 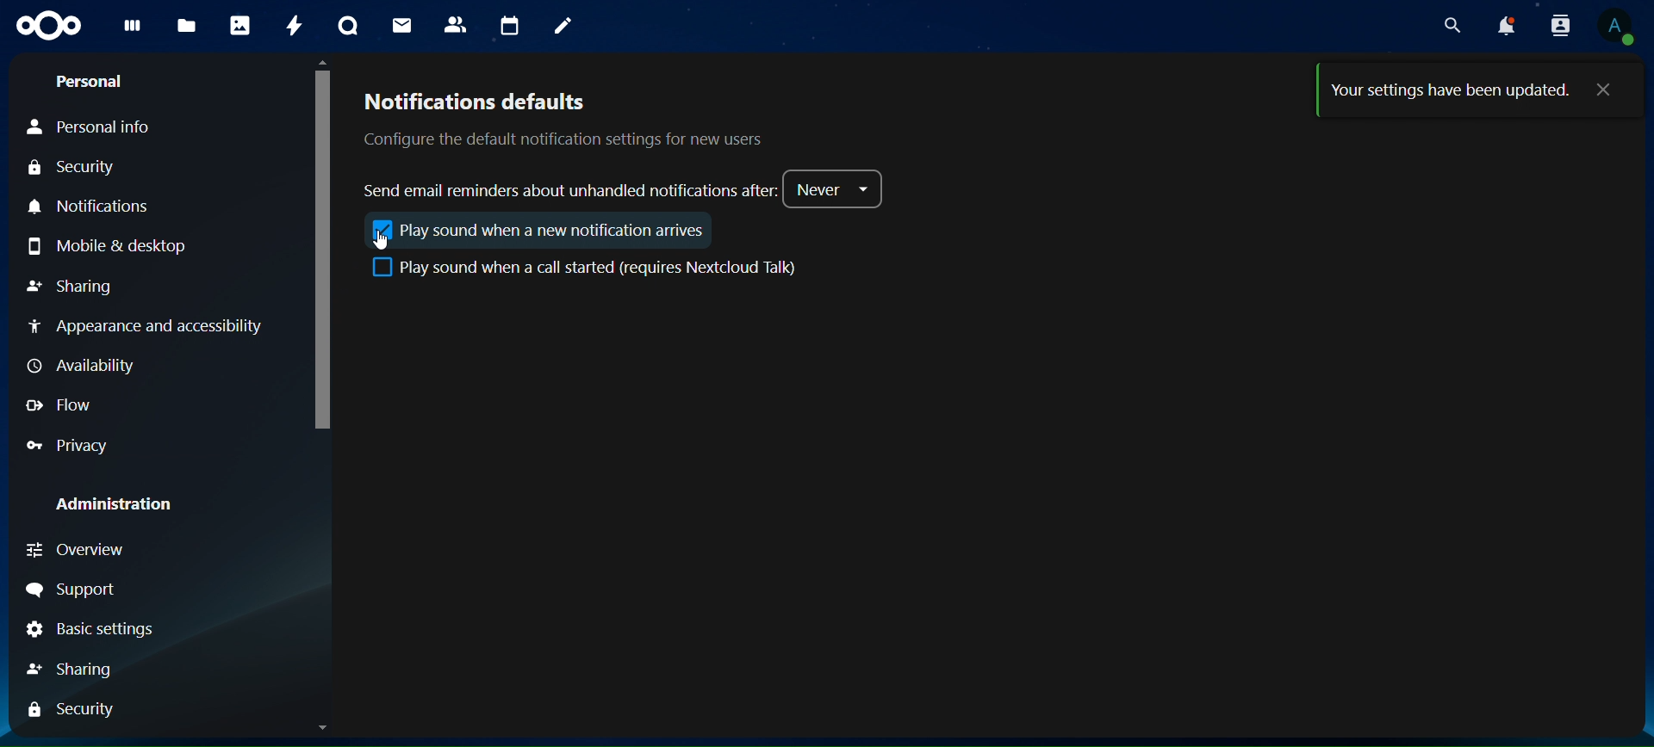 I want to click on Mobile & desktop, so click(x=108, y=248).